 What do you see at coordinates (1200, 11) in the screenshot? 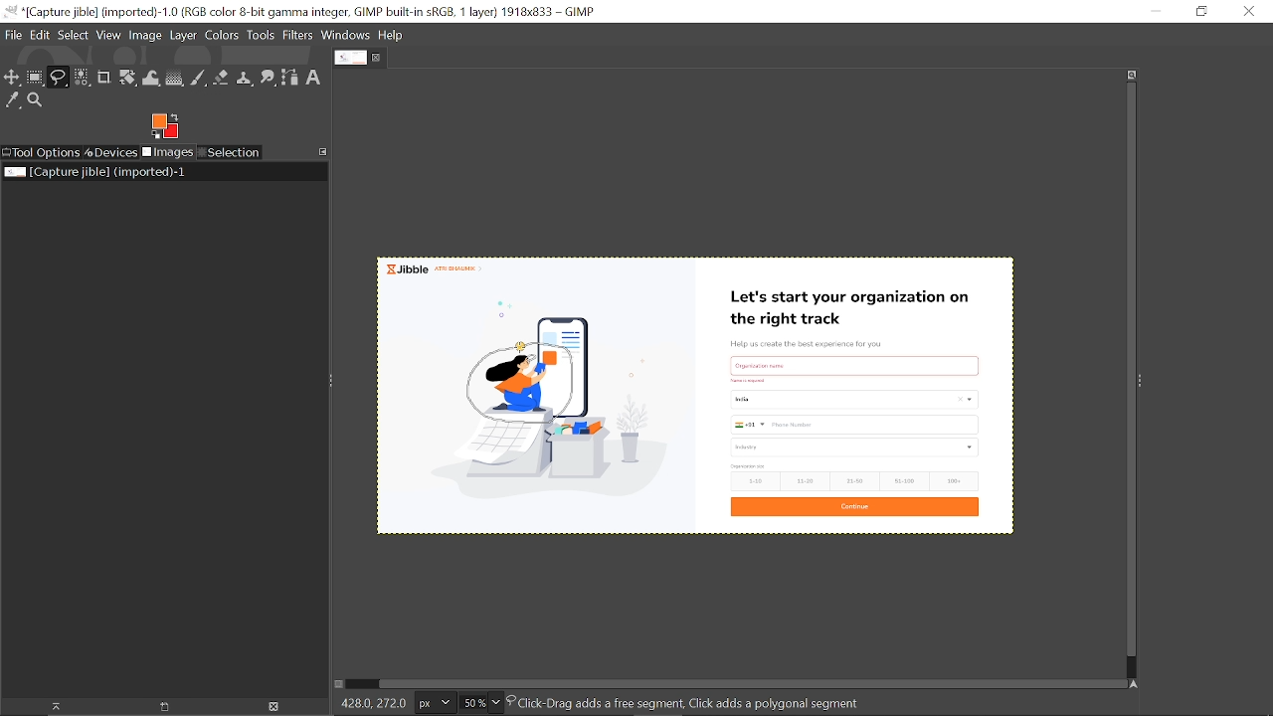
I see `restore down` at bounding box center [1200, 11].